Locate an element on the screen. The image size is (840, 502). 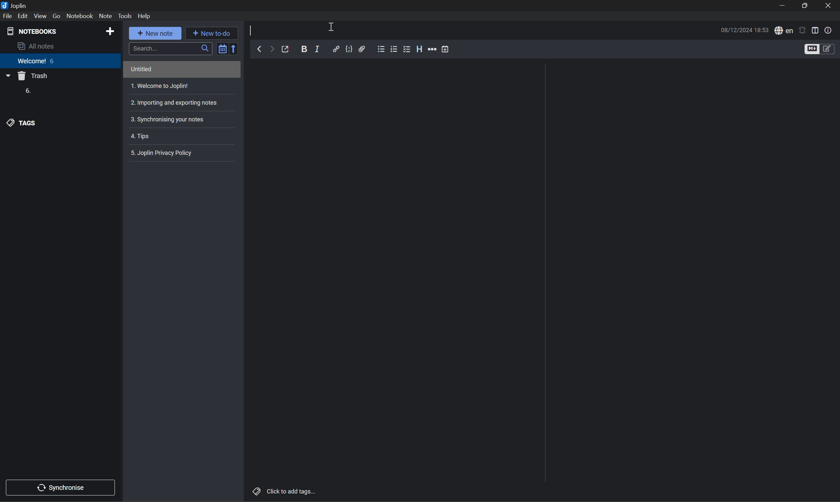
Note is located at coordinates (105, 16).